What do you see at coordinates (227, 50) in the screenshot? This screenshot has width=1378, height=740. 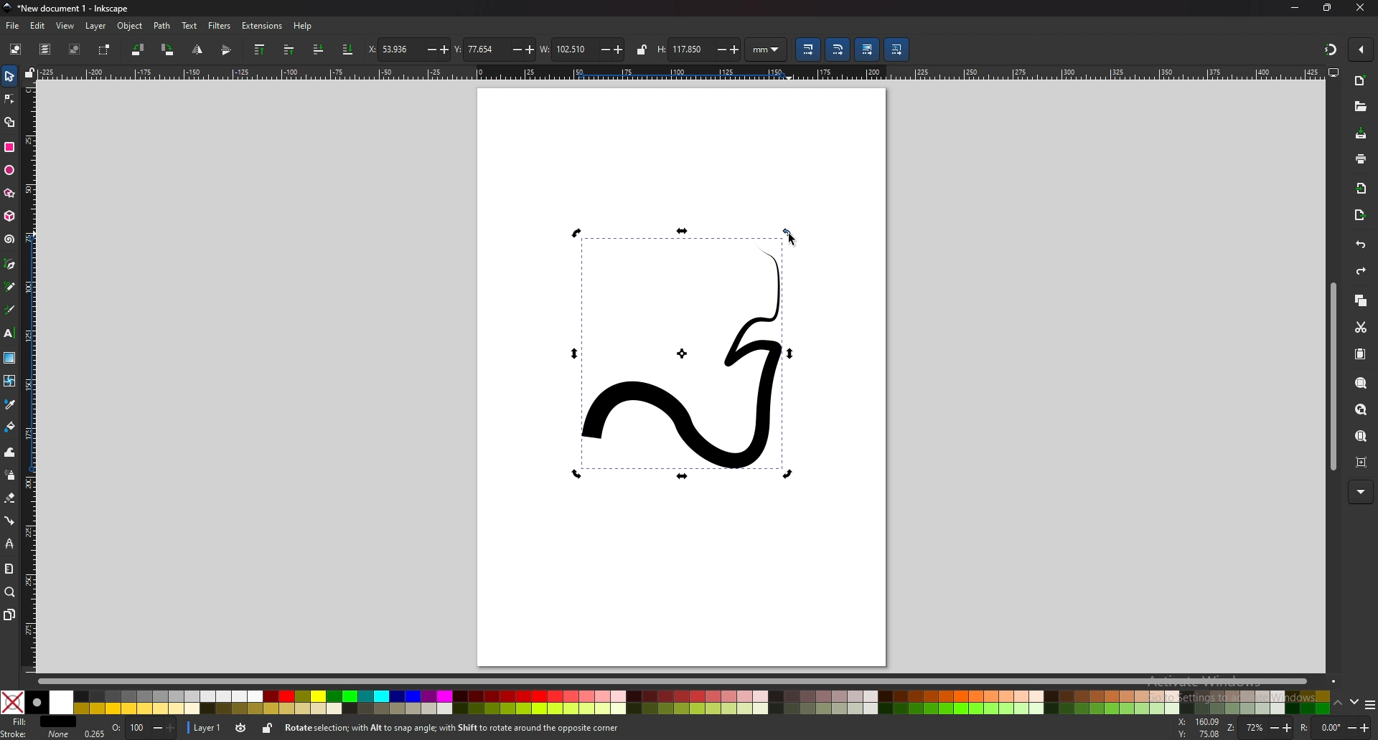 I see `flip horizontally` at bounding box center [227, 50].